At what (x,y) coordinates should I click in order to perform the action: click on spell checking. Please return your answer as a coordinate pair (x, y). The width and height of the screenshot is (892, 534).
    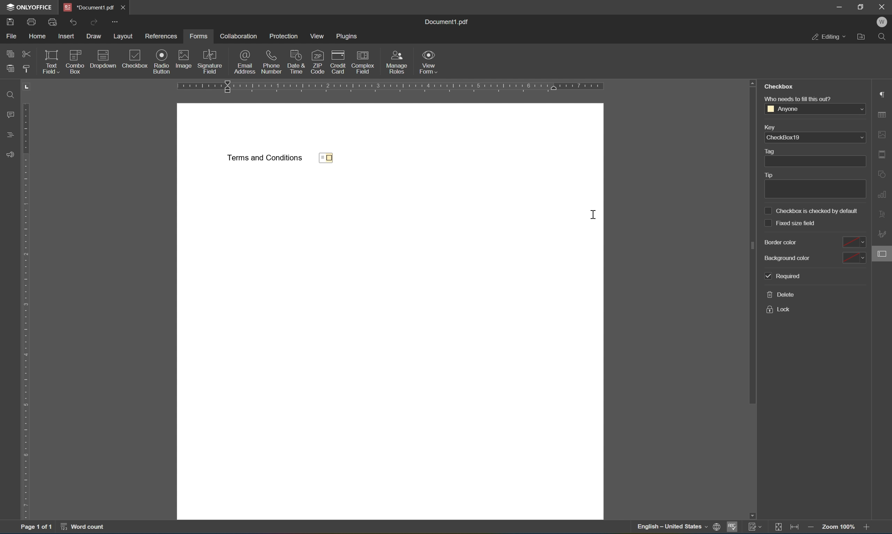
    Looking at the image, I should click on (733, 528).